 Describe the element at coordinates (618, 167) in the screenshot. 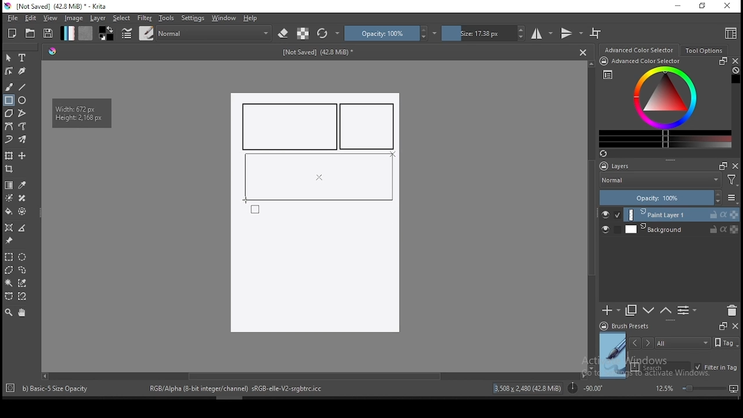

I see `layers` at that location.